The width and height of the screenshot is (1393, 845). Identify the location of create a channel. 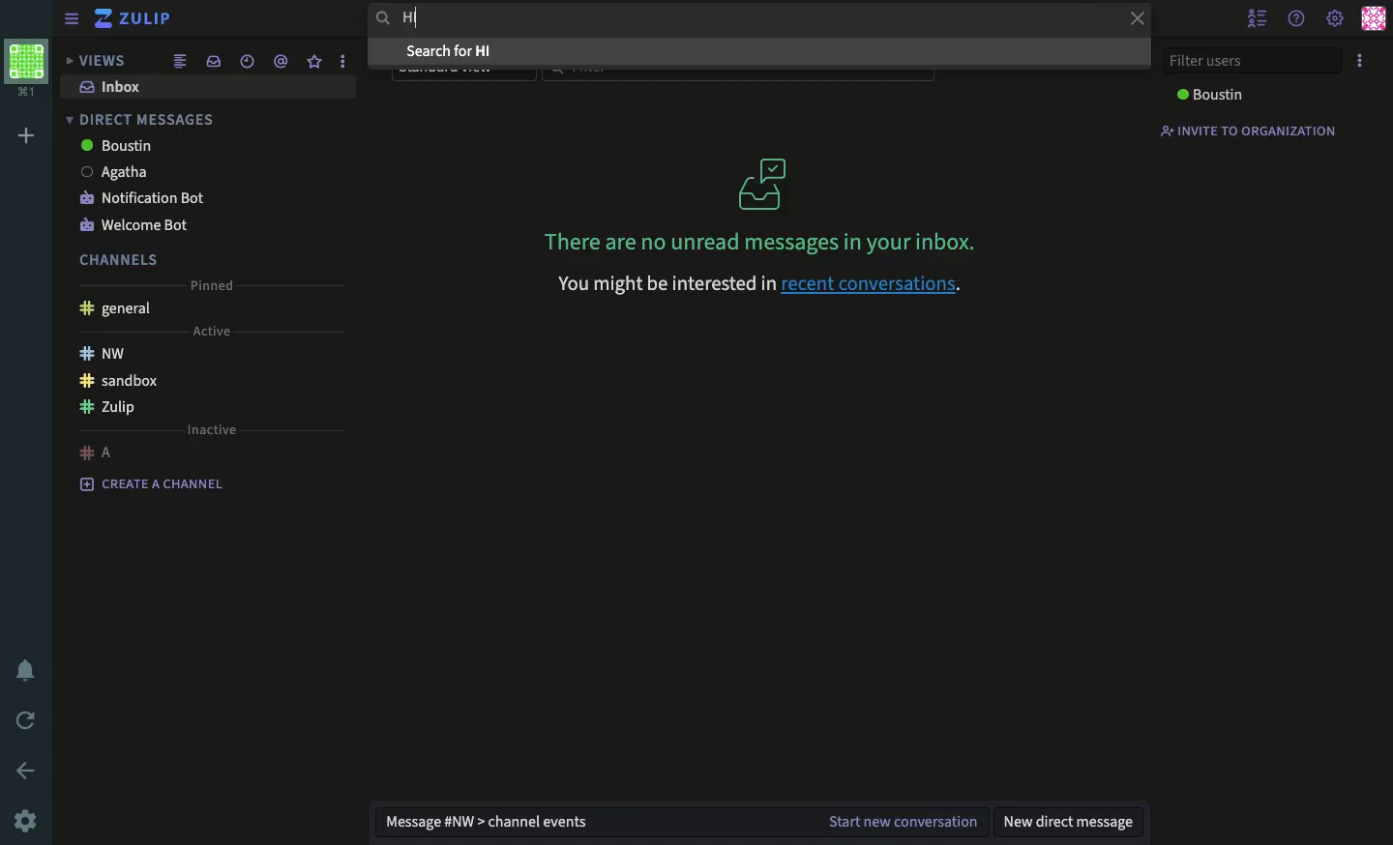
(152, 487).